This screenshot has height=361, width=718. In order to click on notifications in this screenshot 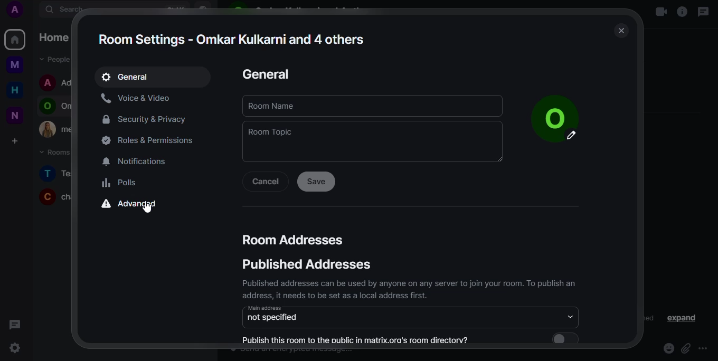, I will do `click(140, 162)`.